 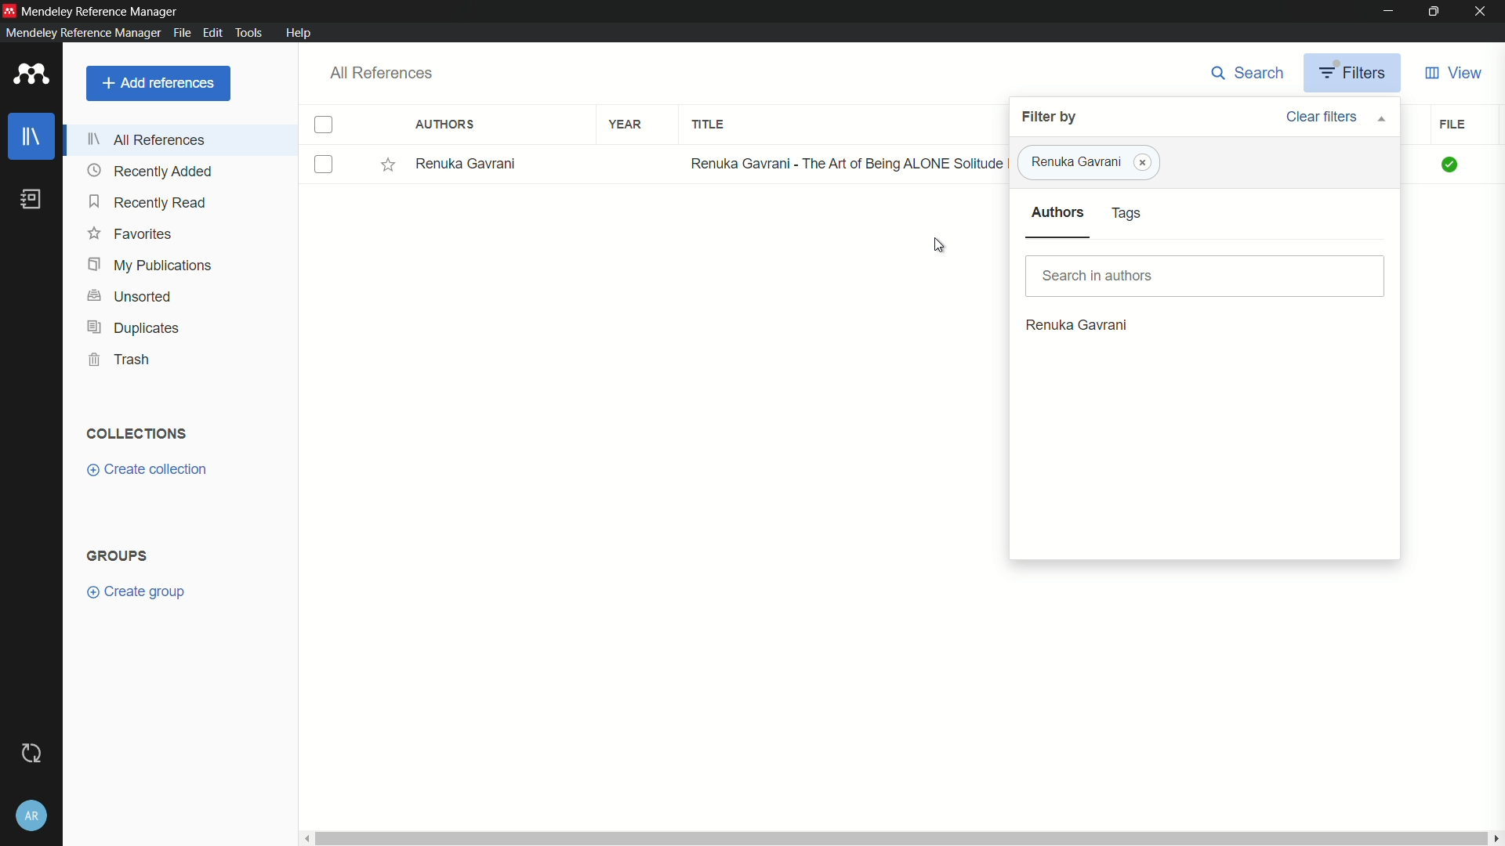 What do you see at coordinates (444, 123) in the screenshot?
I see `authors` at bounding box center [444, 123].